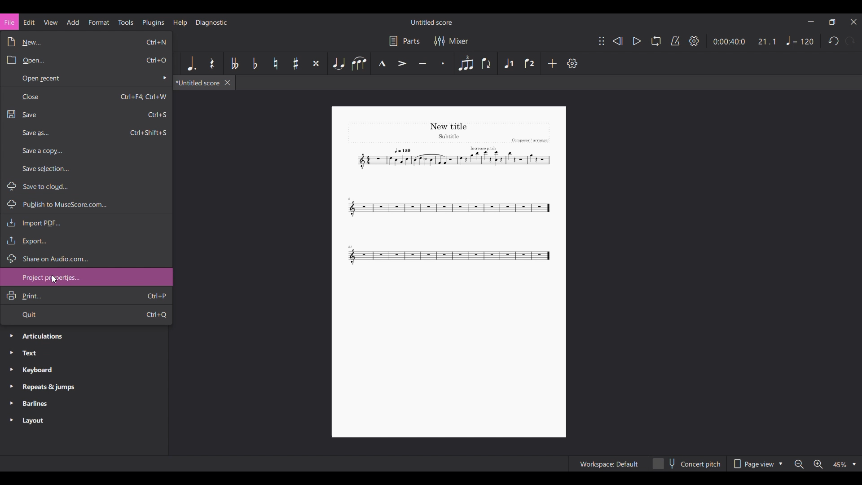 This screenshot has width=862, height=485. I want to click on Add, so click(552, 63).